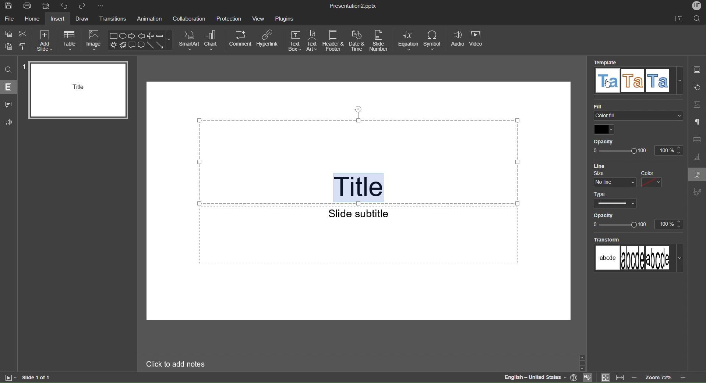  I want to click on Slide 1, so click(77, 90).